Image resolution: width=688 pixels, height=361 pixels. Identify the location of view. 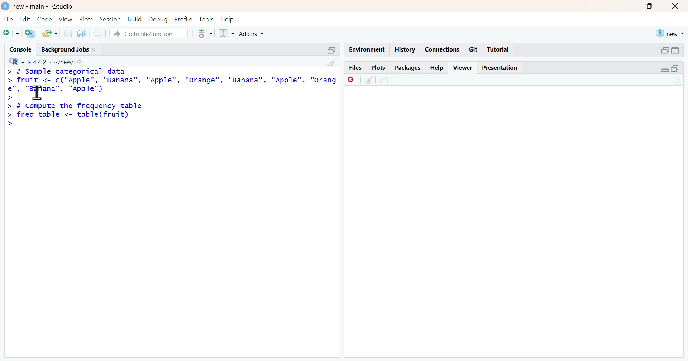
(66, 20).